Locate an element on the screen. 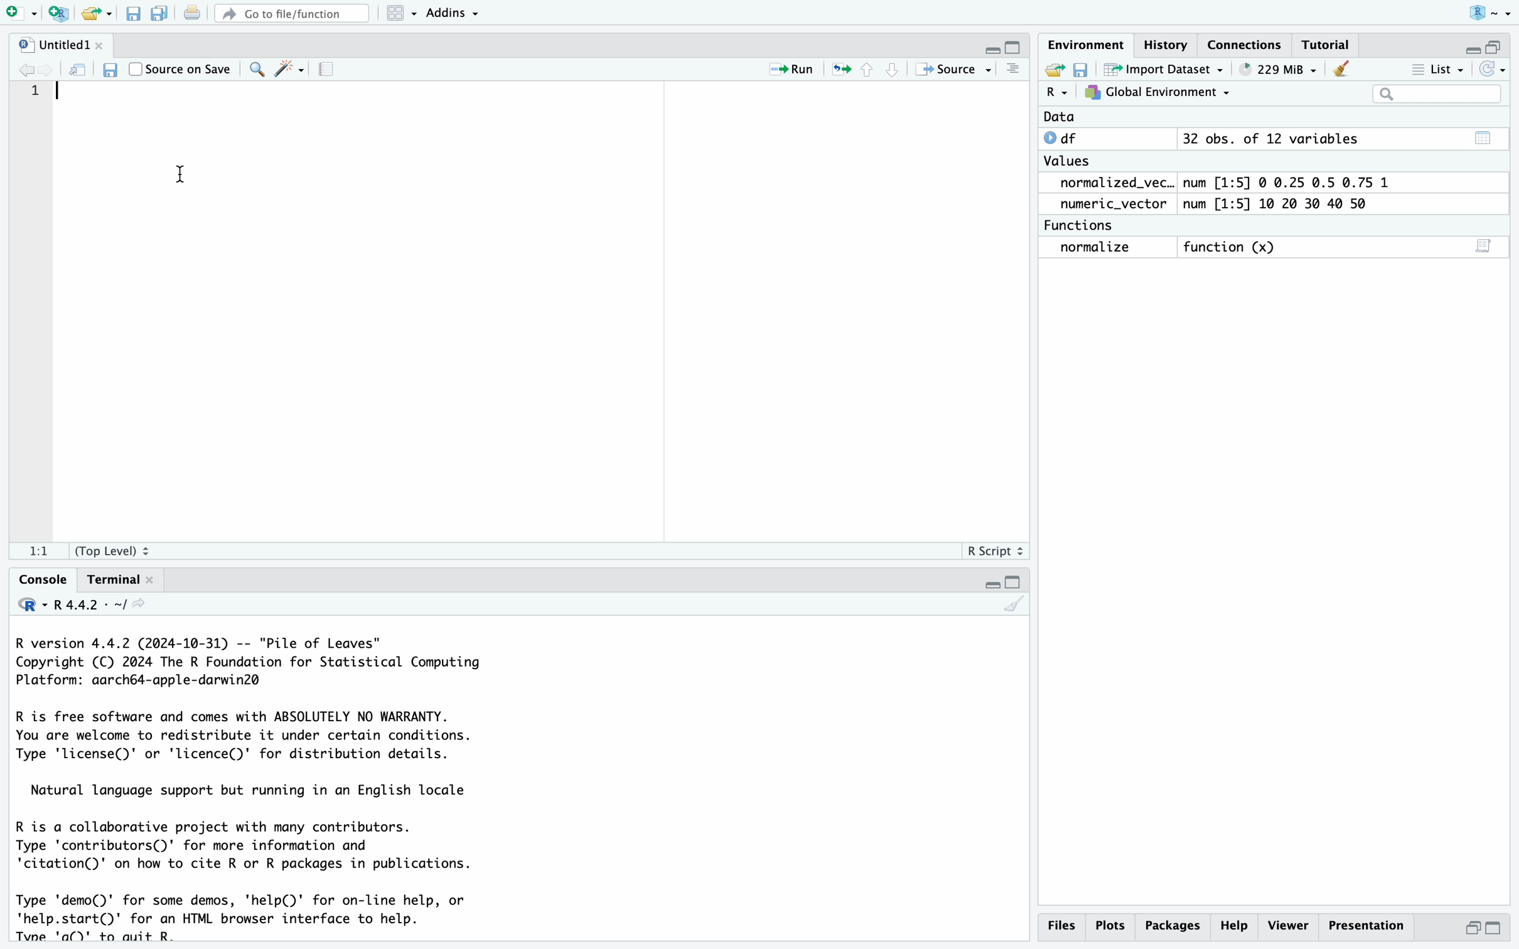 The image size is (1519, 949). Global Environment is located at coordinates (1157, 92).